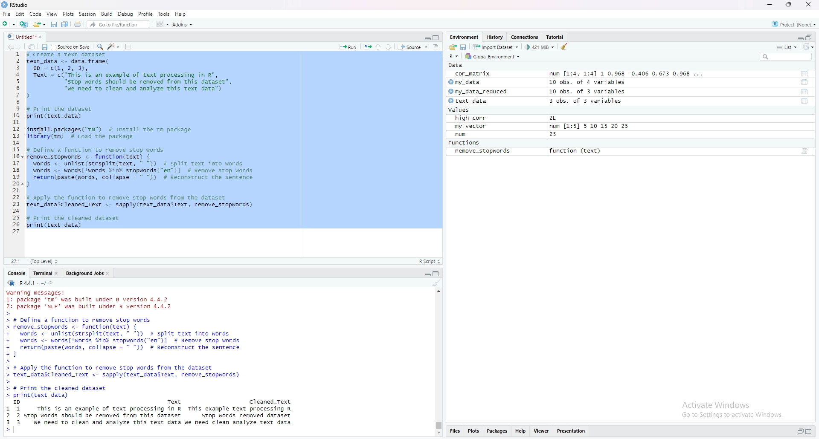  I want to click on save all open documents, so click(67, 25).